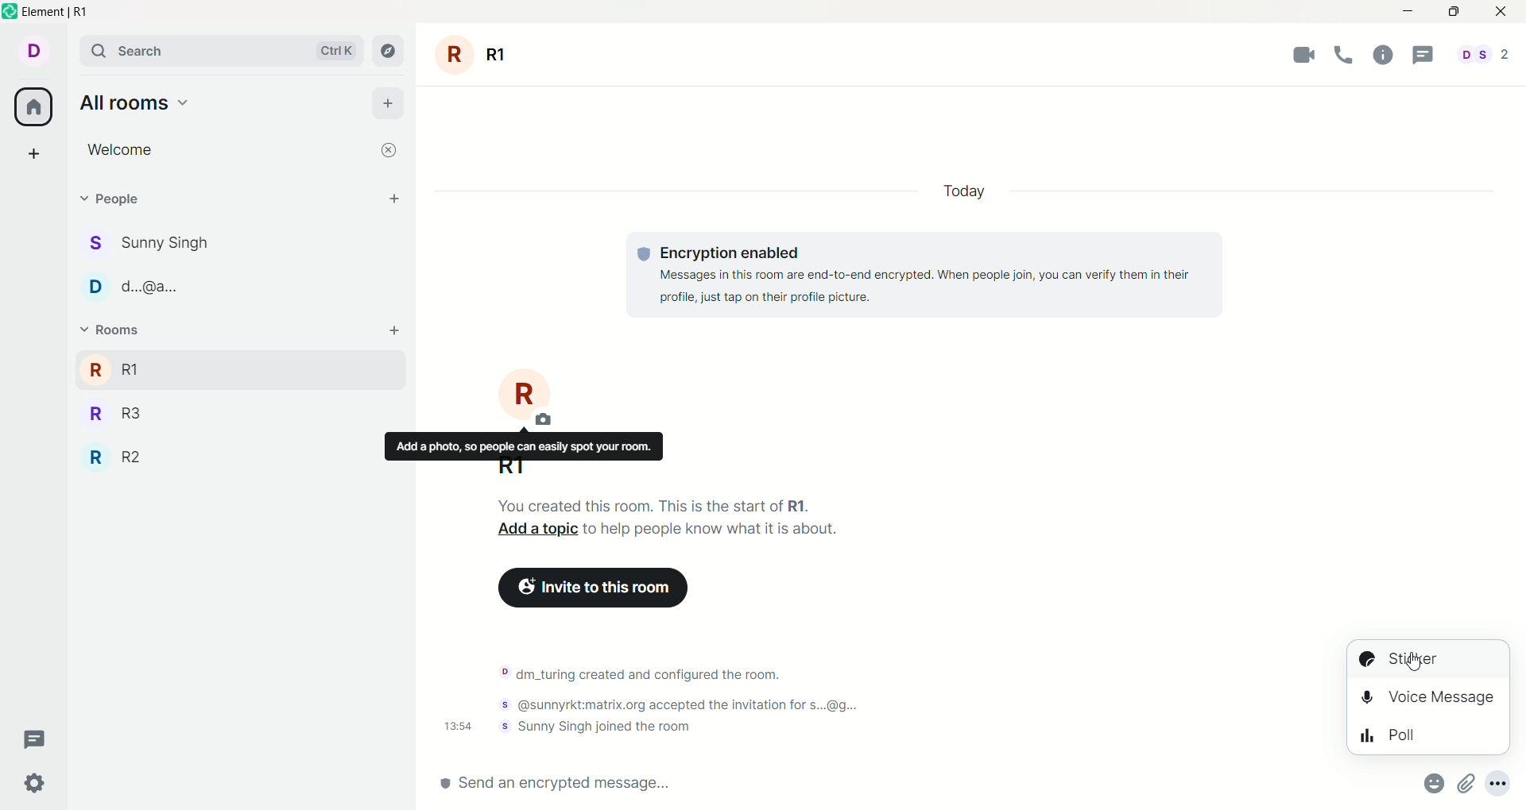 This screenshot has height=810, width=1526. What do you see at coordinates (1413, 661) in the screenshot?
I see `Cursor` at bounding box center [1413, 661].